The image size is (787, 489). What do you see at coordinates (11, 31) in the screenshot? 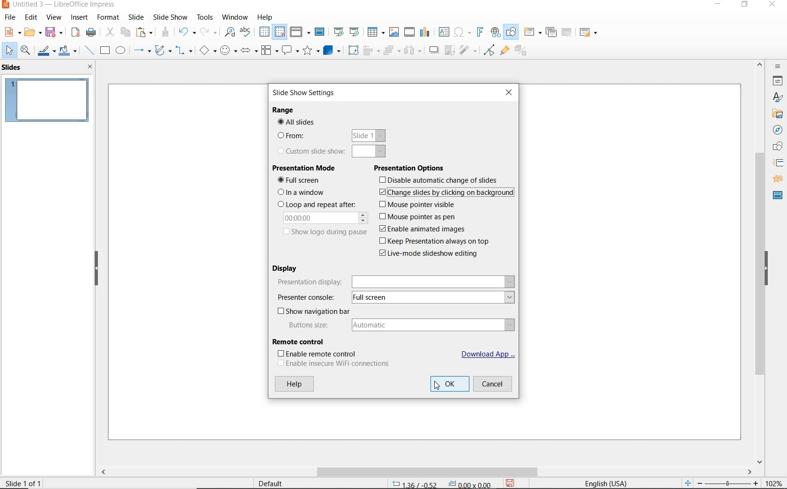
I see `NEW` at bounding box center [11, 31].